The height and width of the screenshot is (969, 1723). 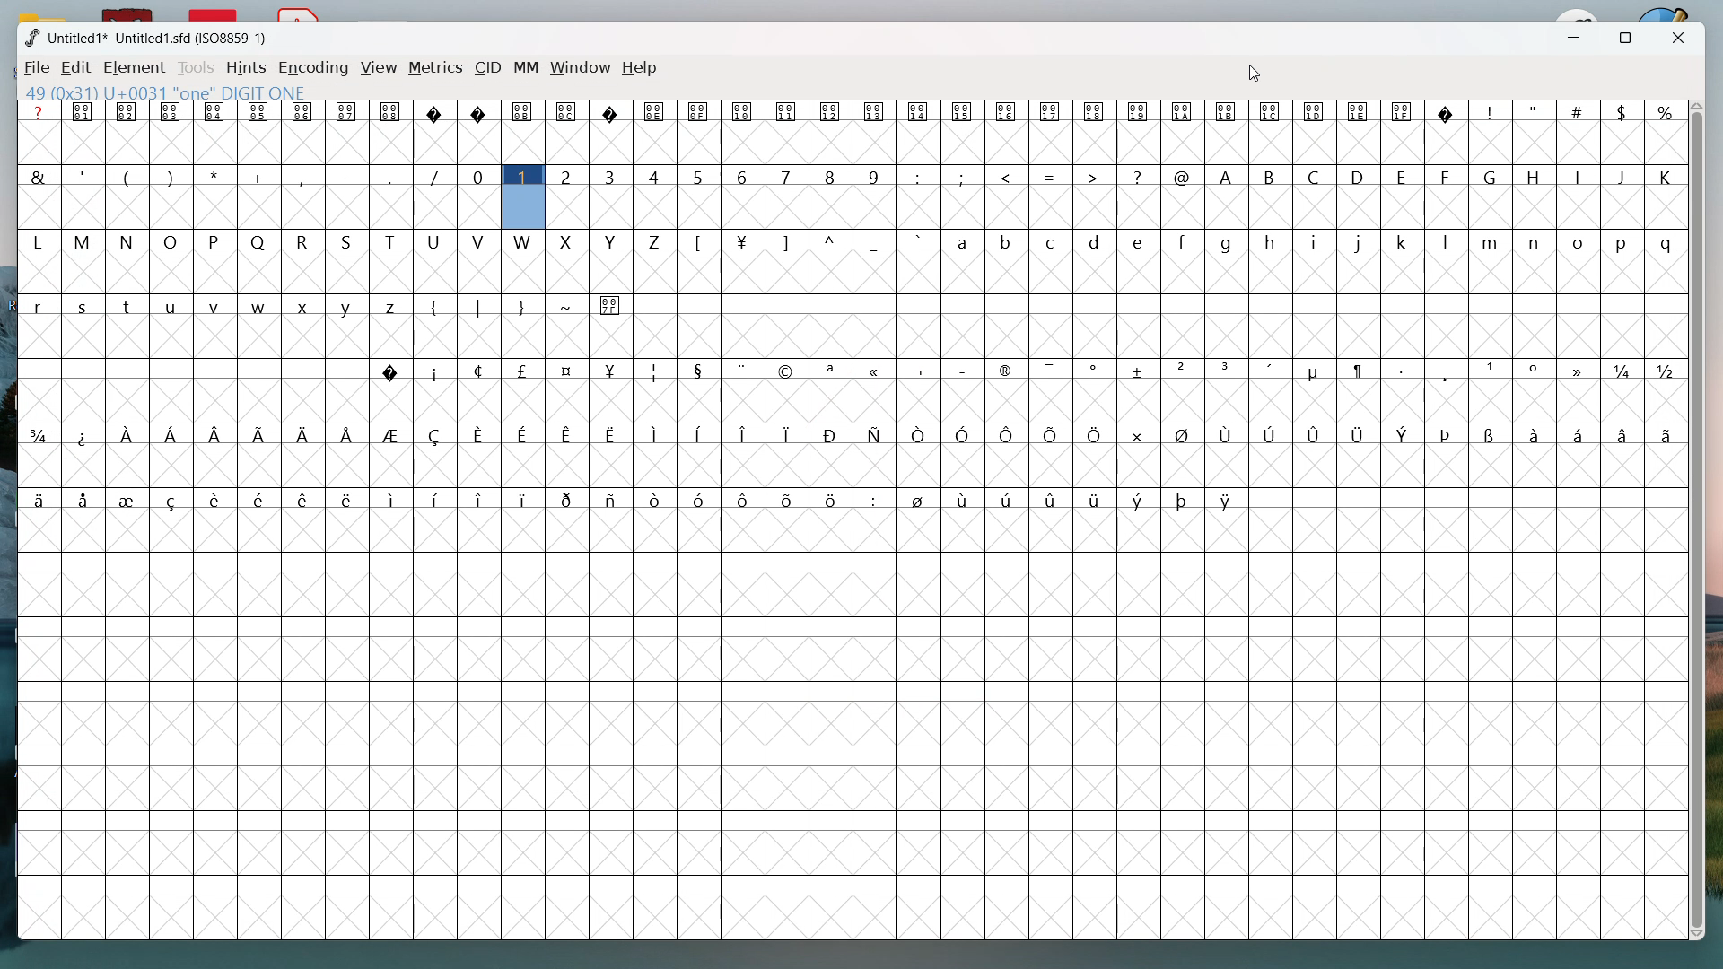 What do you see at coordinates (305, 500) in the screenshot?
I see `symbol` at bounding box center [305, 500].